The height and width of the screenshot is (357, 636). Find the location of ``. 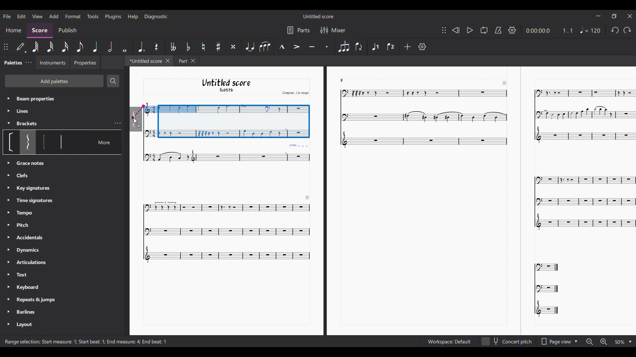

 is located at coordinates (8, 250).